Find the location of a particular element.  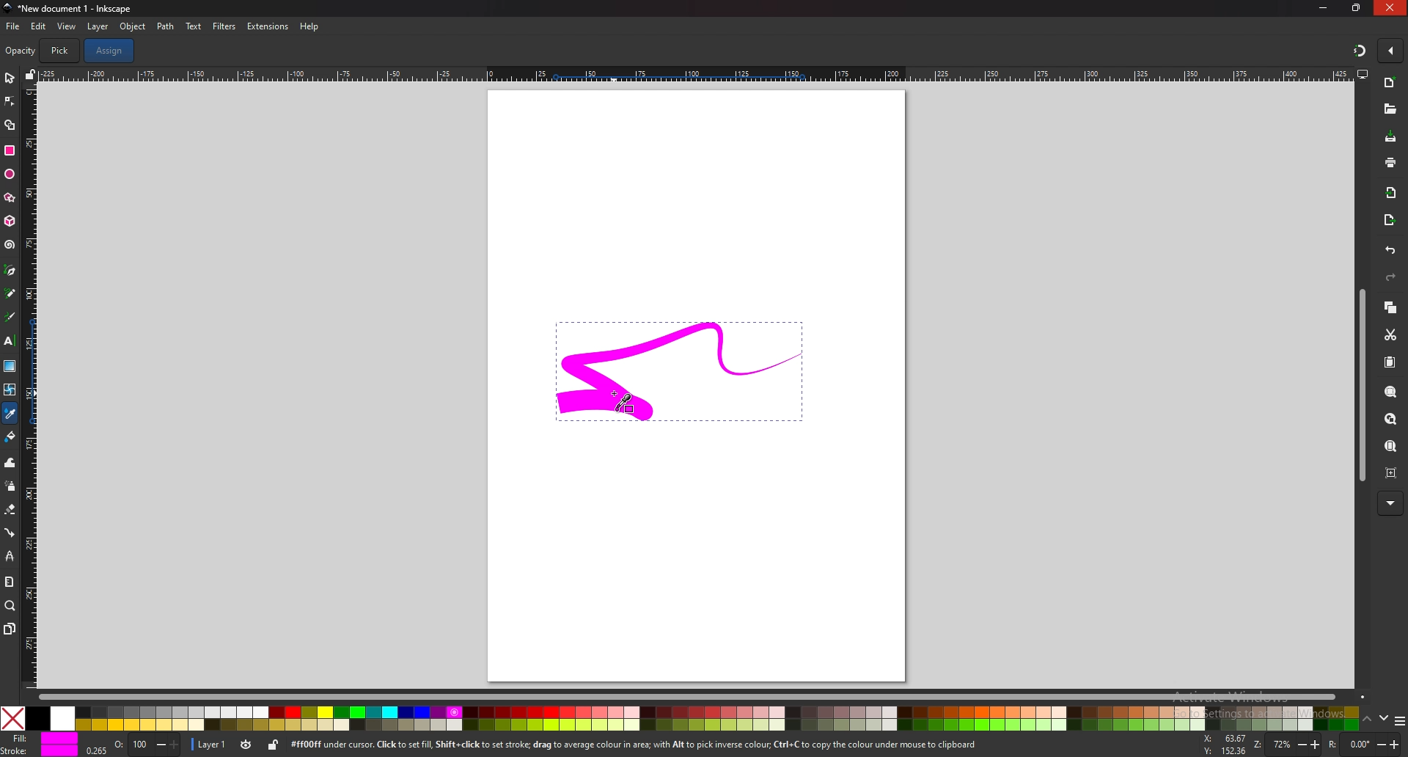

scroll bar is located at coordinates (1363, 387).